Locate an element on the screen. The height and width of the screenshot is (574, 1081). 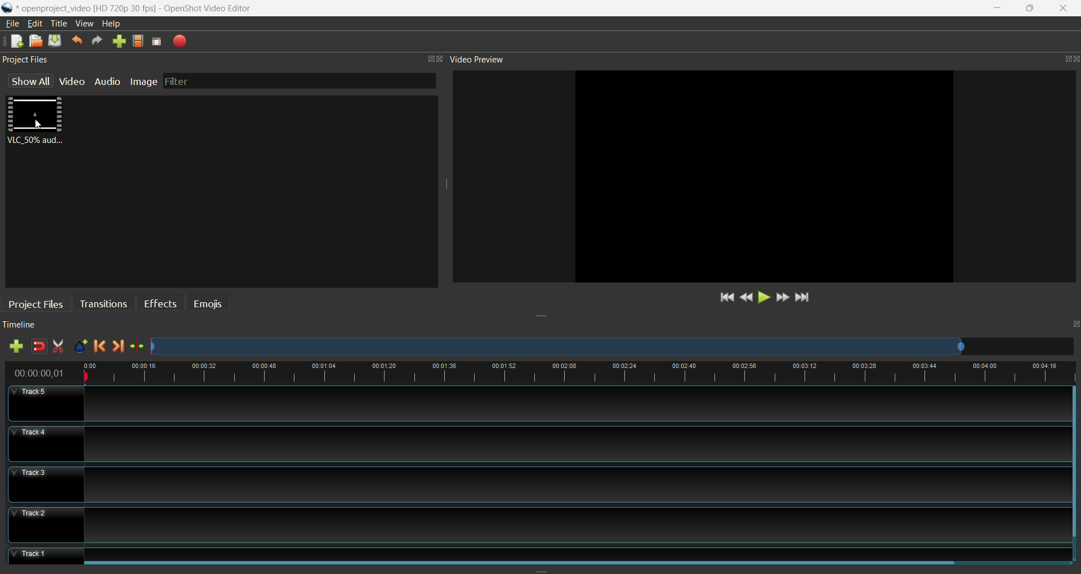
Timeline is located at coordinates (579, 374).